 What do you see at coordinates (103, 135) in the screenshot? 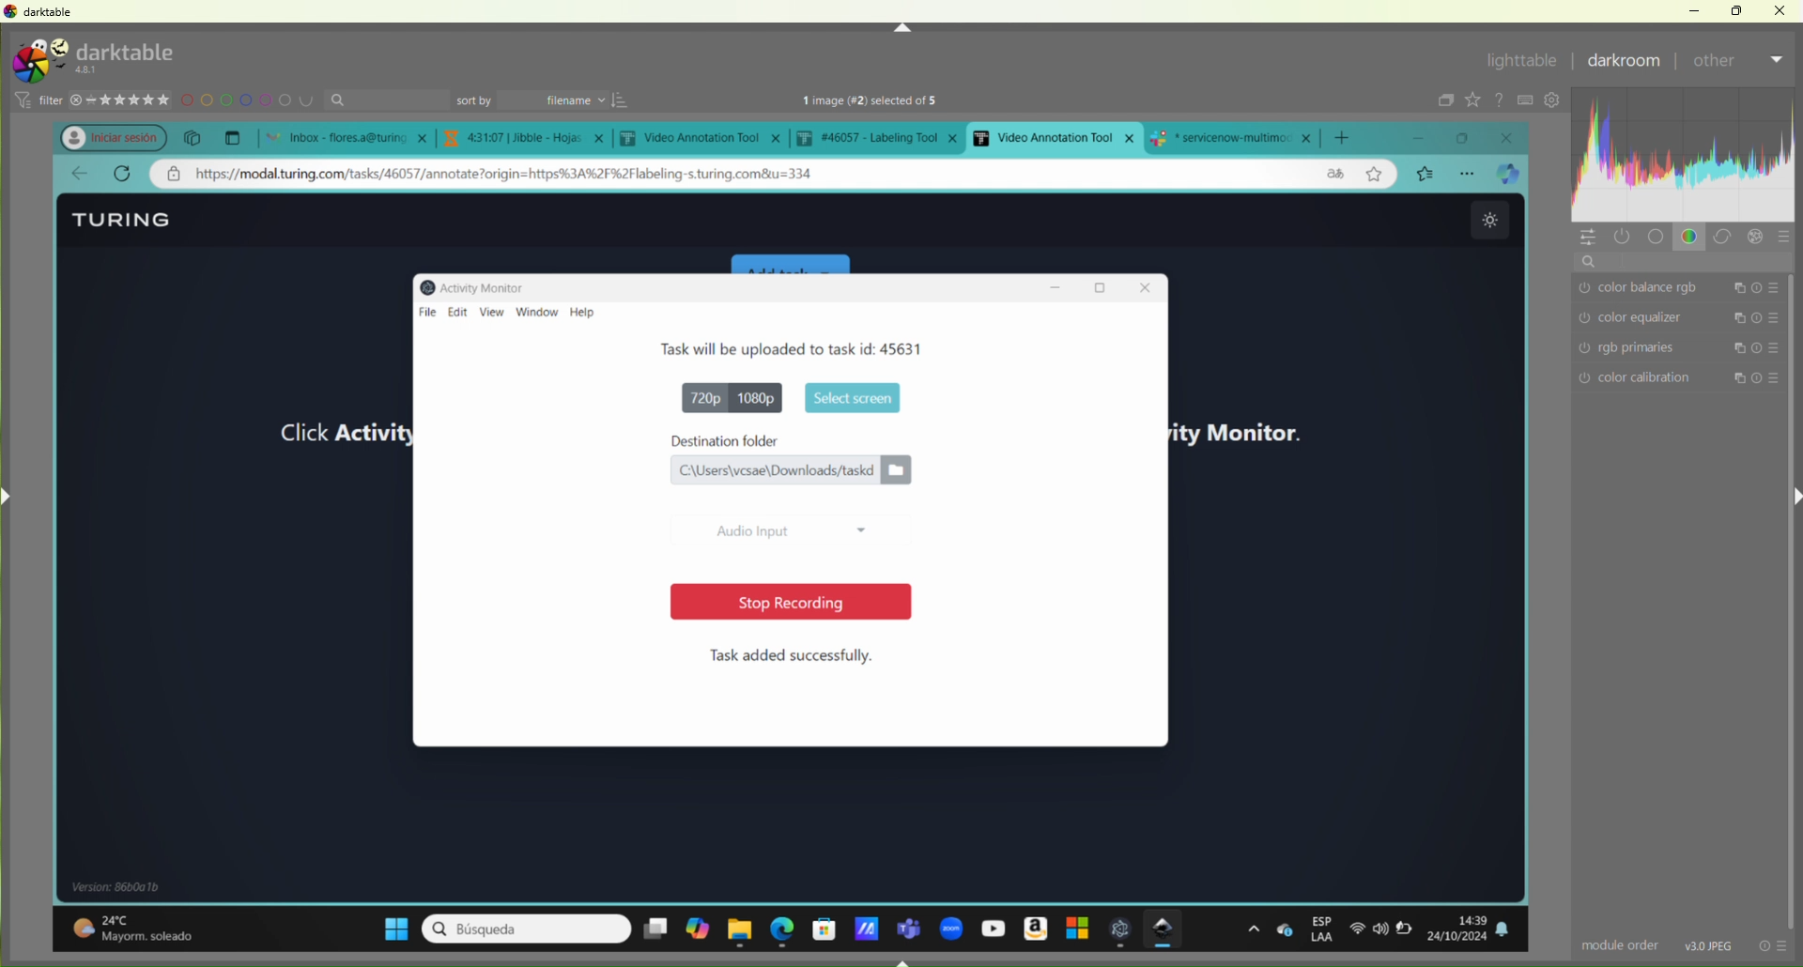
I see `profile` at bounding box center [103, 135].